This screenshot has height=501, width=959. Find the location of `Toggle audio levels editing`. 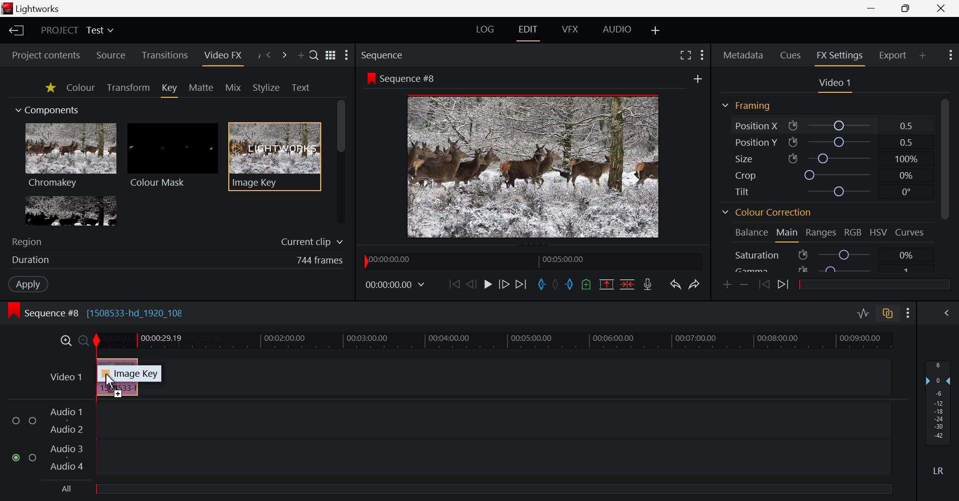

Toggle audio levels editing is located at coordinates (863, 314).